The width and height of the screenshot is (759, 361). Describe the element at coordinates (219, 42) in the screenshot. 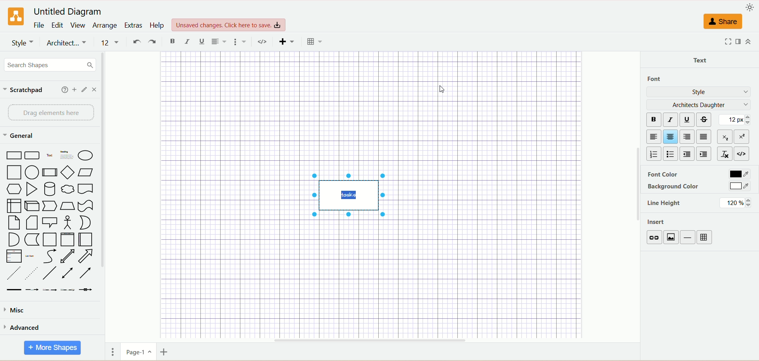

I see `Alignment` at that location.